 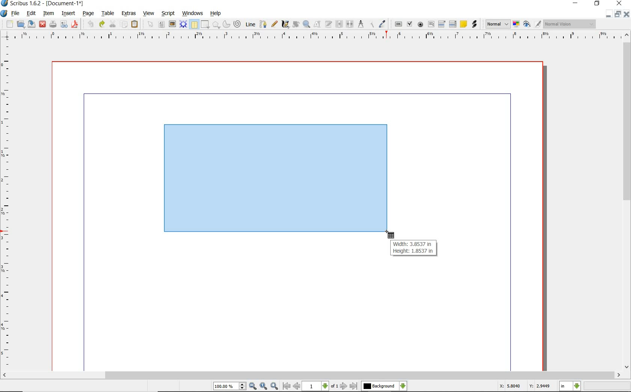 I want to click on minimize, so click(x=608, y=14).